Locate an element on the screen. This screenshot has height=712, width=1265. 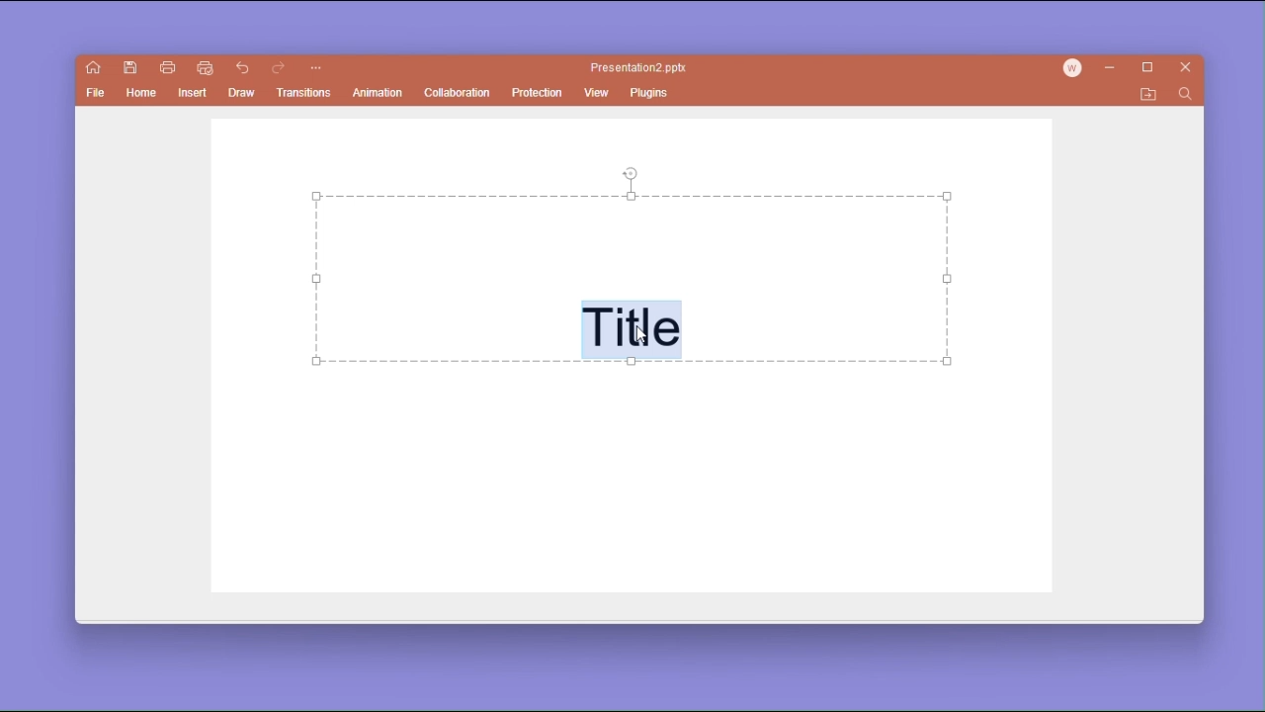
transitions is located at coordinates (307, 93).